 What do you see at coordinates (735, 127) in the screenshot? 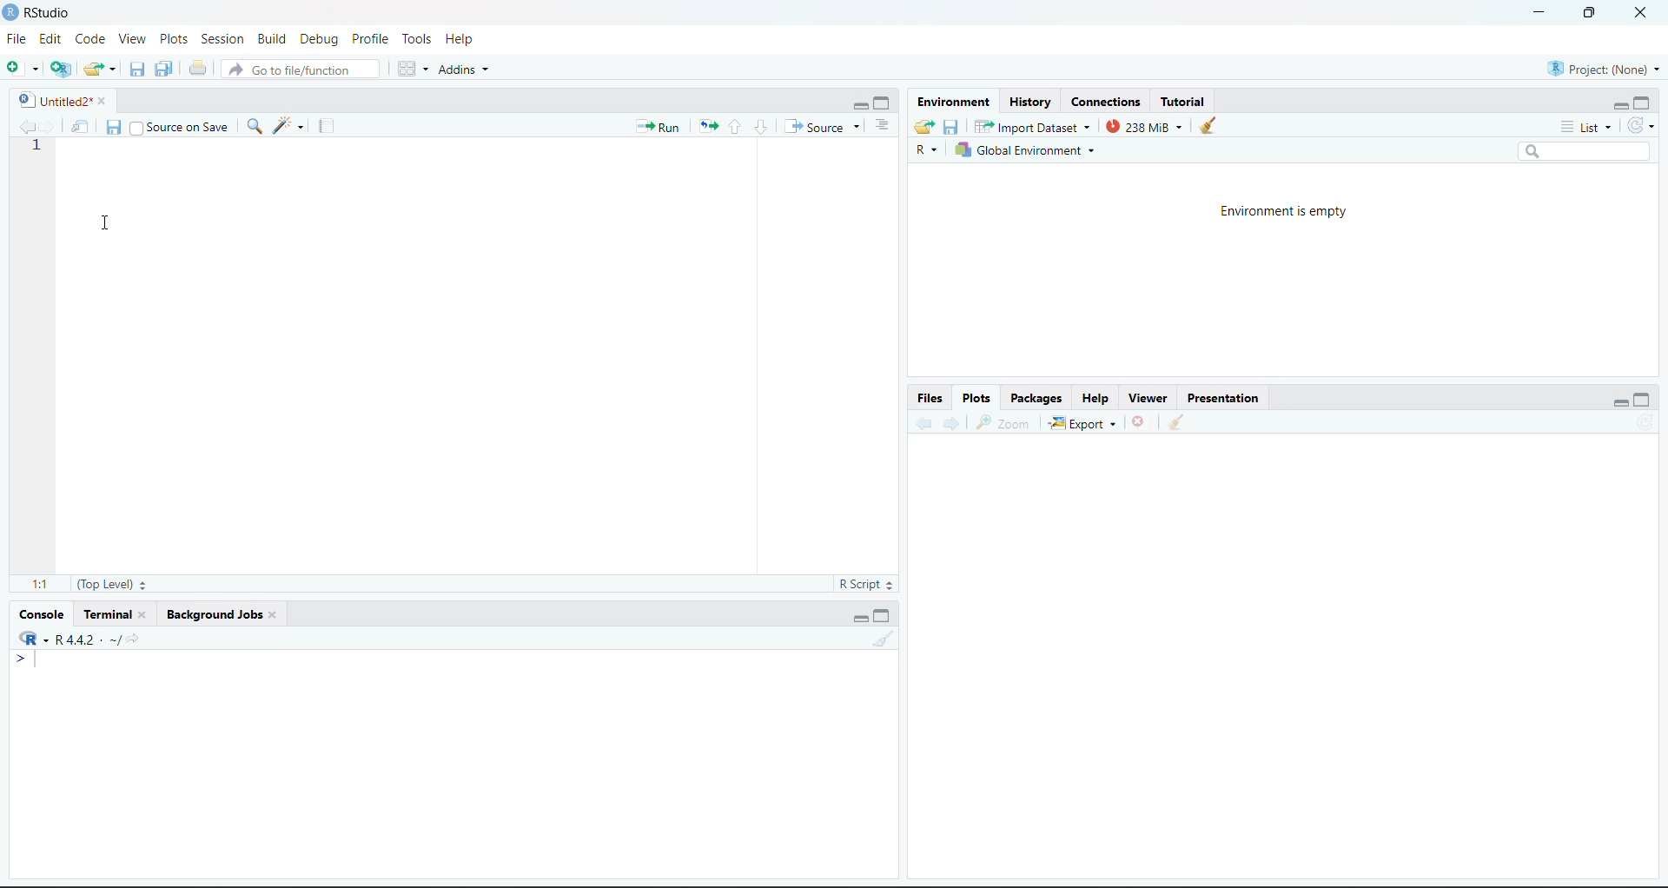
I see `up` at bounding box center [735, 127].